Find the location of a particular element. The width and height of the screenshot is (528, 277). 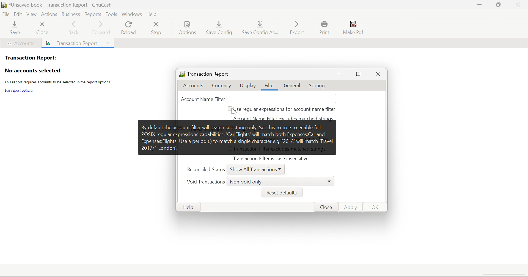

Actions is located at coordinates (49, 13).